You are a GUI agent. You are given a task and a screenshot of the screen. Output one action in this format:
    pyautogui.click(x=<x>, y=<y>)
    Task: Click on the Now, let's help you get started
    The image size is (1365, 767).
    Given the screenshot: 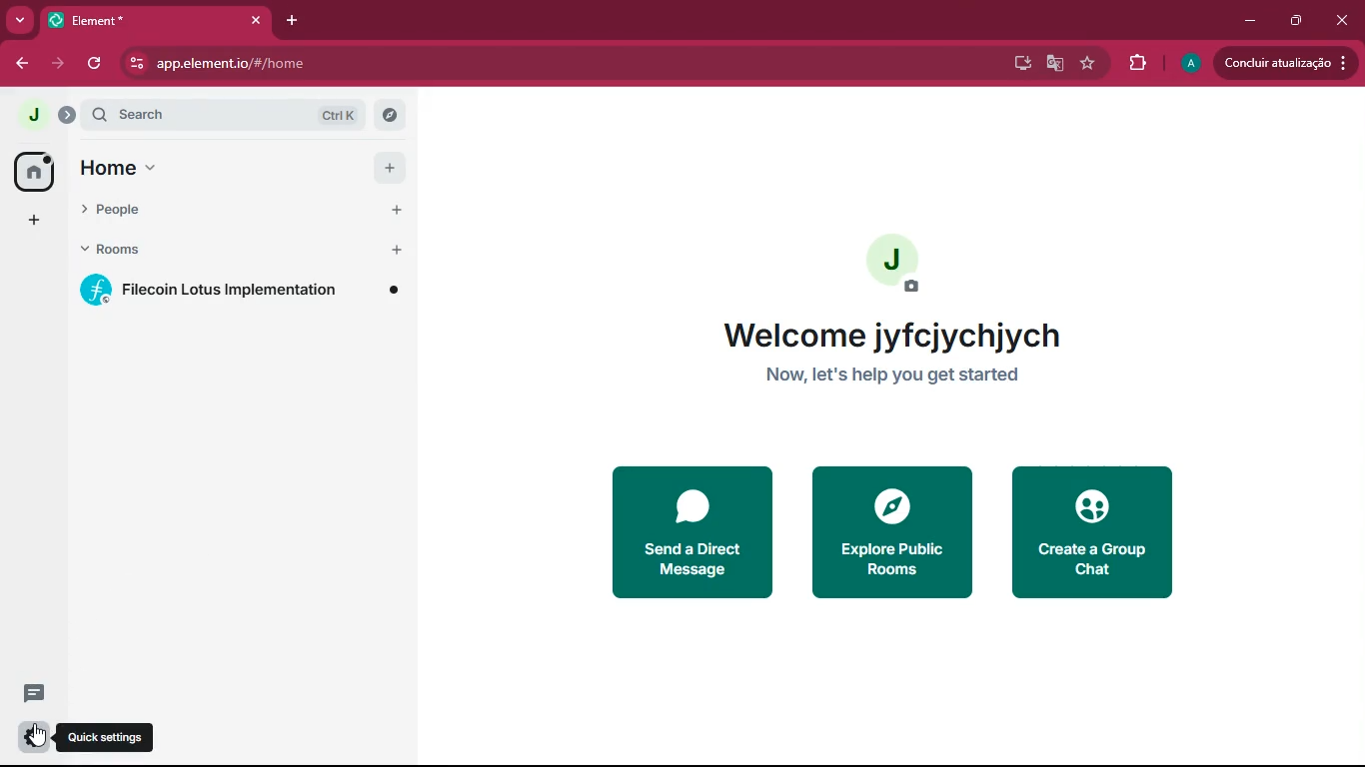 What is the action you would take?
    pyautogui.click(x=914, y=379)
    